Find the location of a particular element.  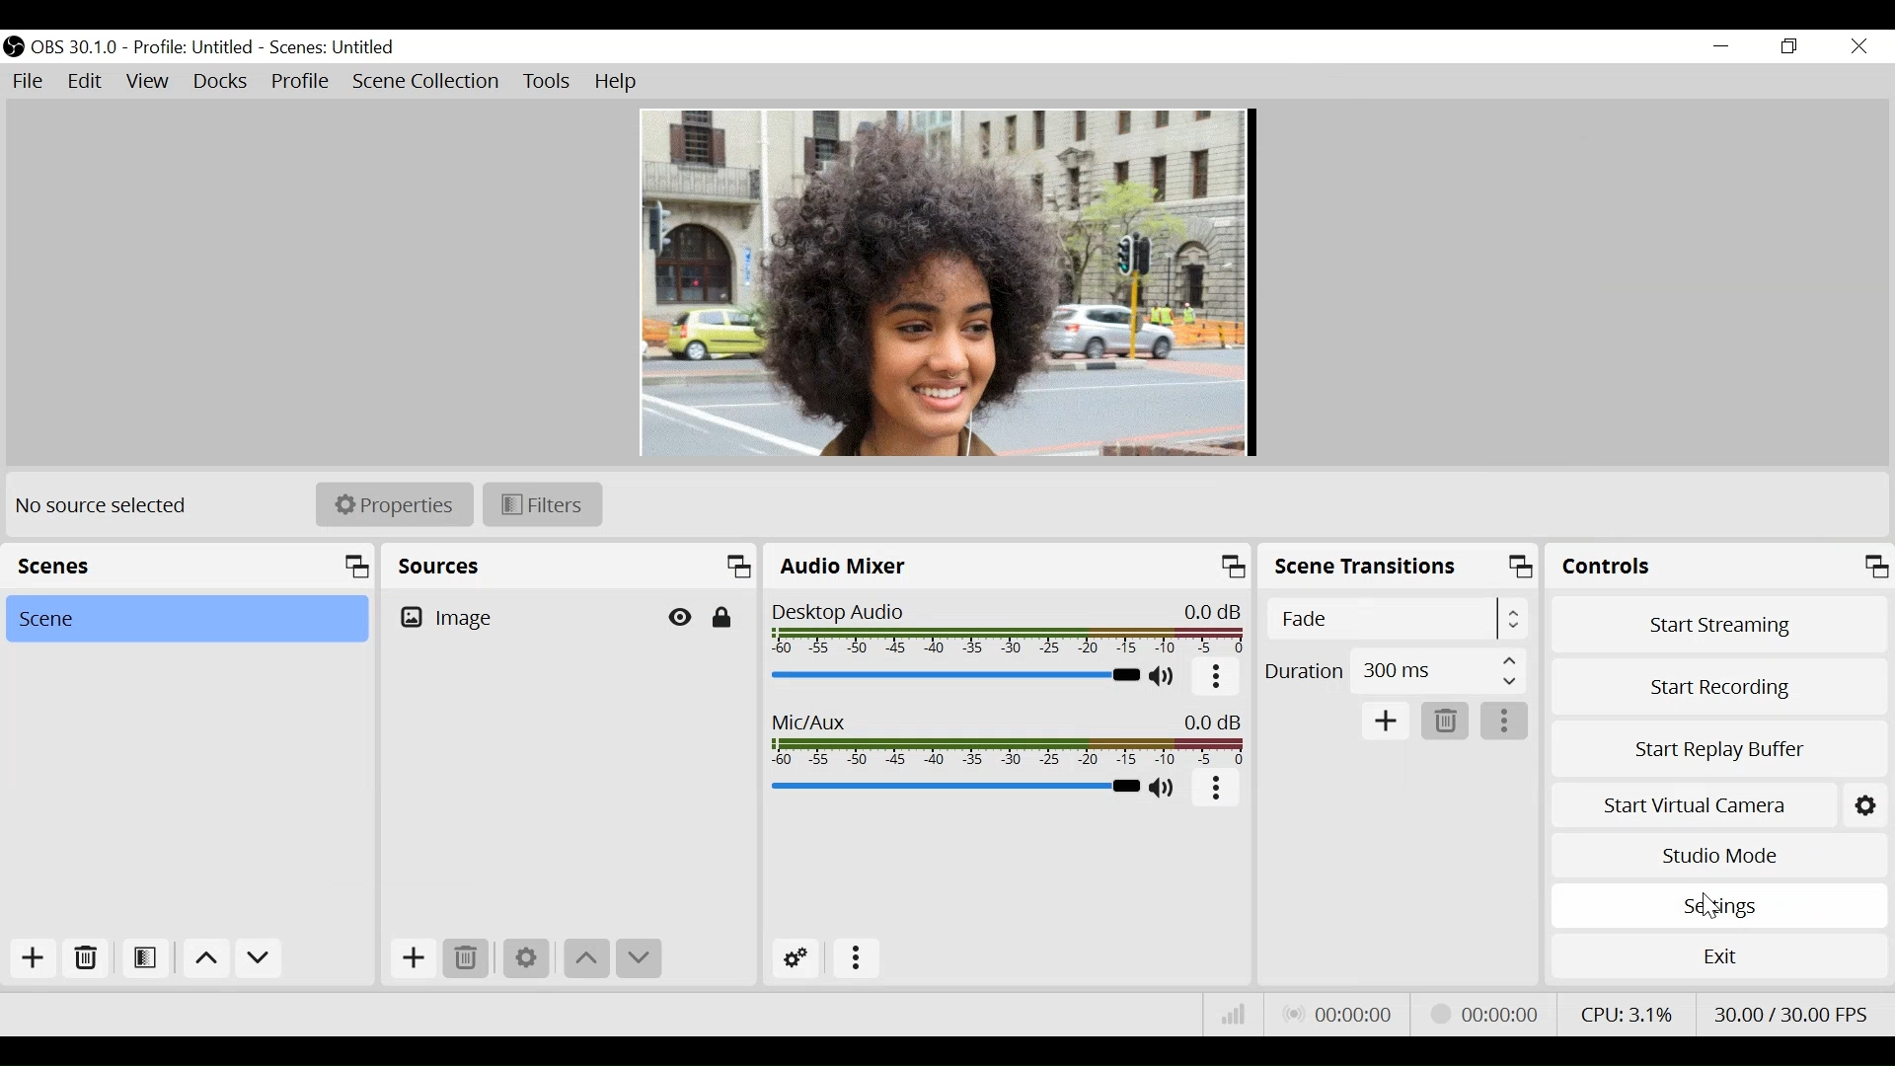

Live Status is located at coordinates (1343, 1014).